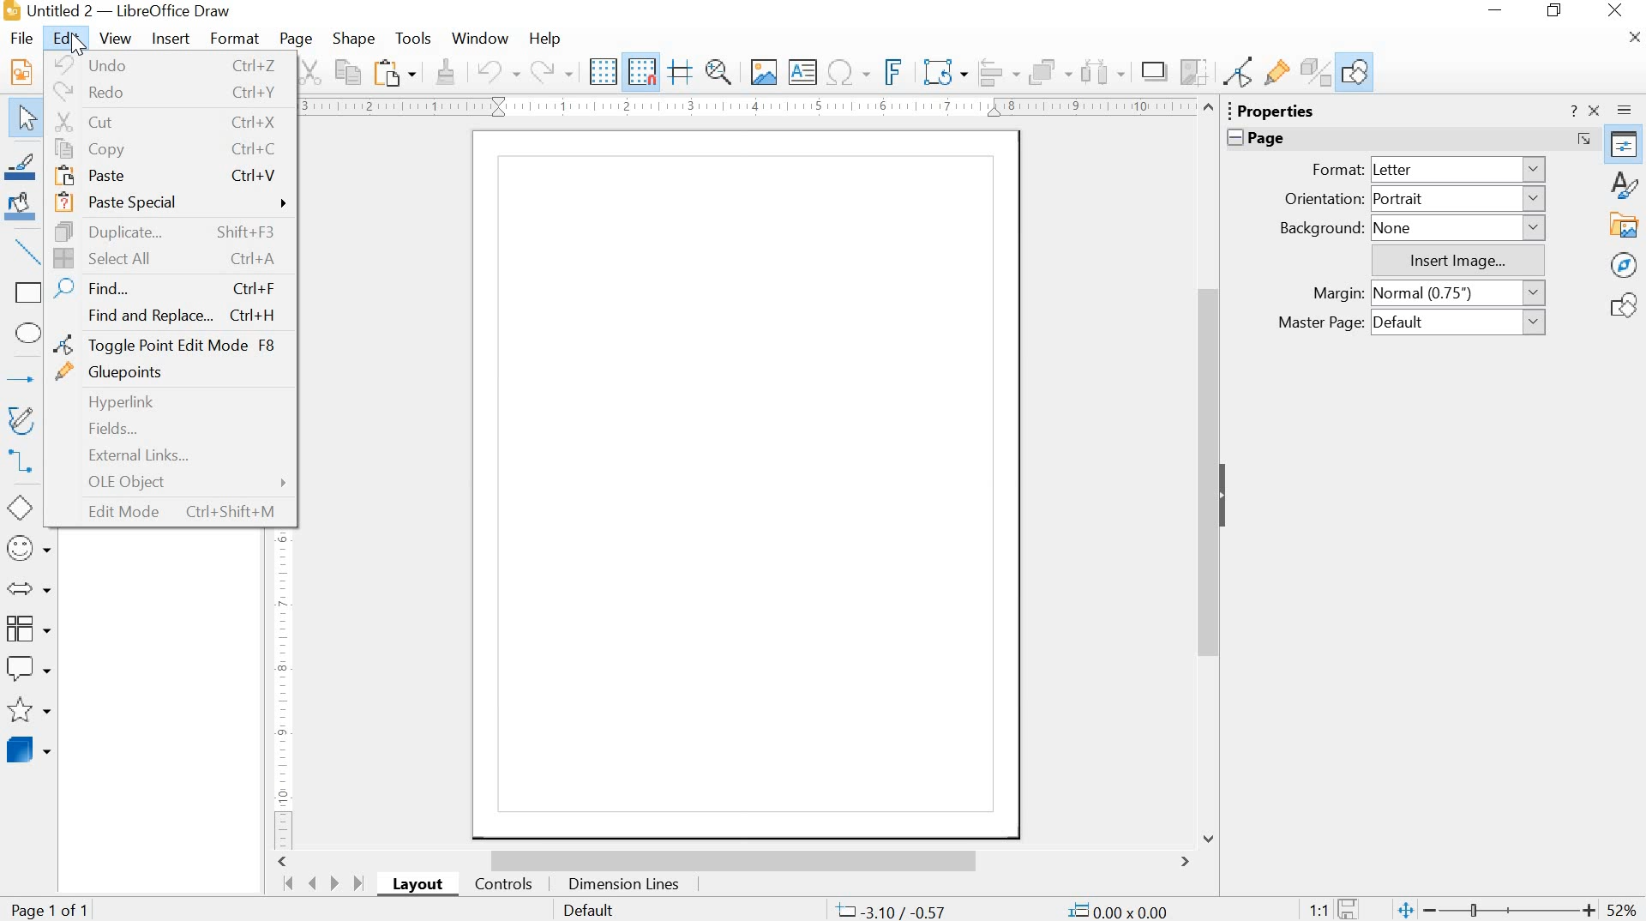  Describe the element at coordinates (743, 107) in the screenshot. I see `Ruler` at that location.